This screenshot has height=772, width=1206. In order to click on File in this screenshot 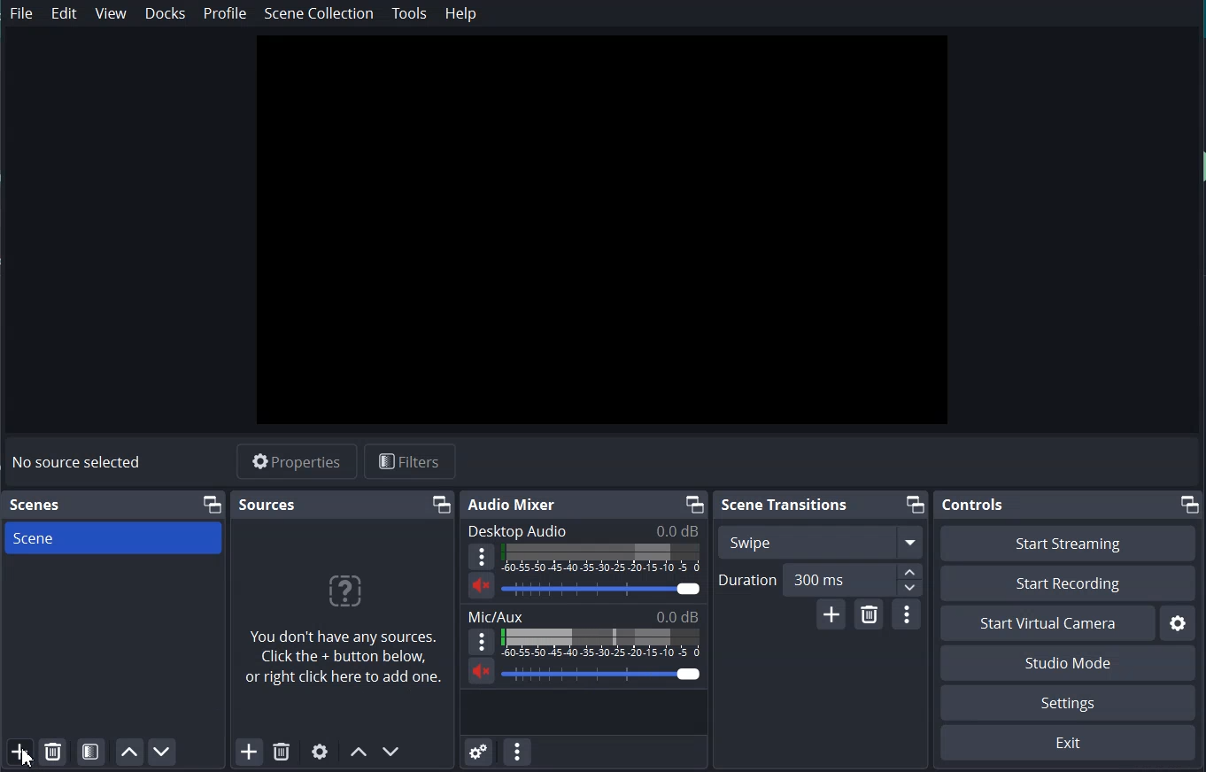, I will do `click(23, 14)`.